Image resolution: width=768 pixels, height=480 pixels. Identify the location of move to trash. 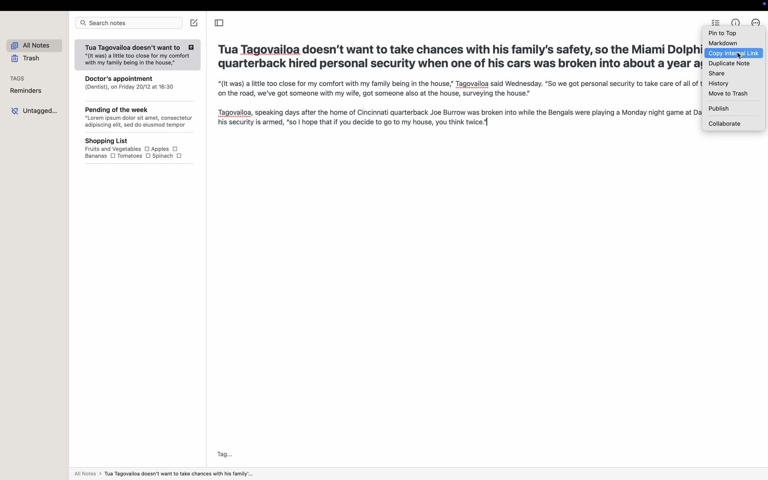
(728, 94).